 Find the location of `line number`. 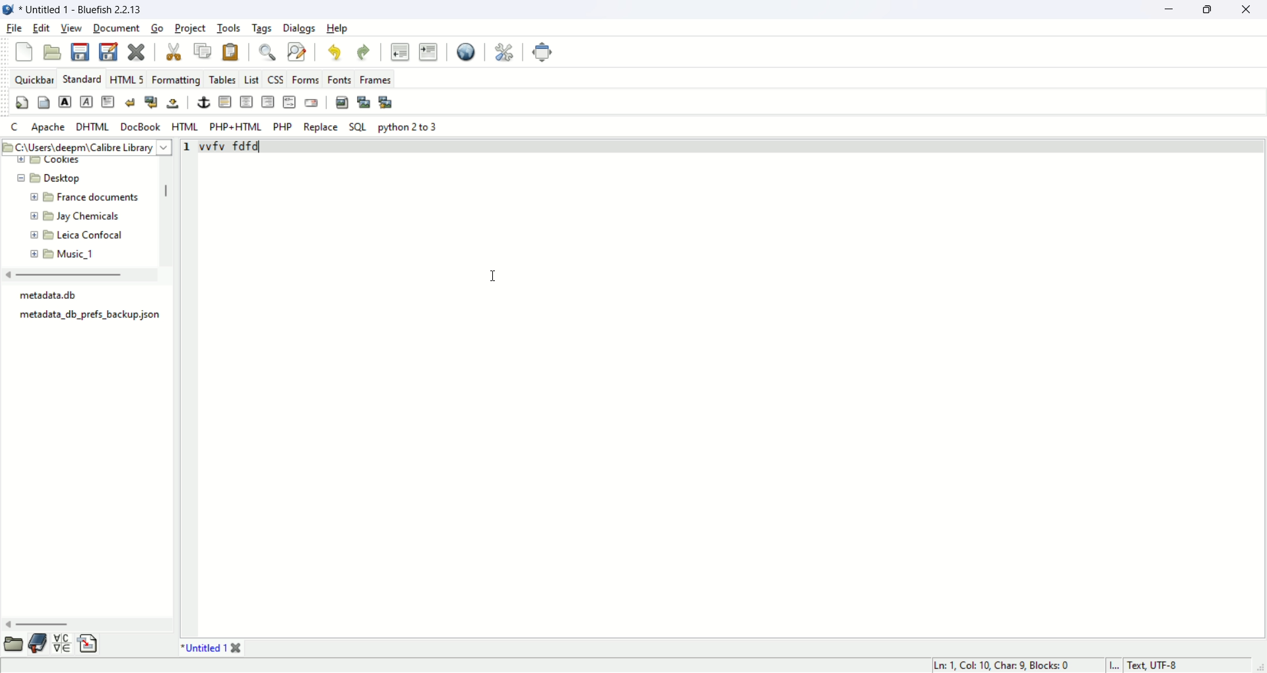

line number is located at coordinates (189, 146).